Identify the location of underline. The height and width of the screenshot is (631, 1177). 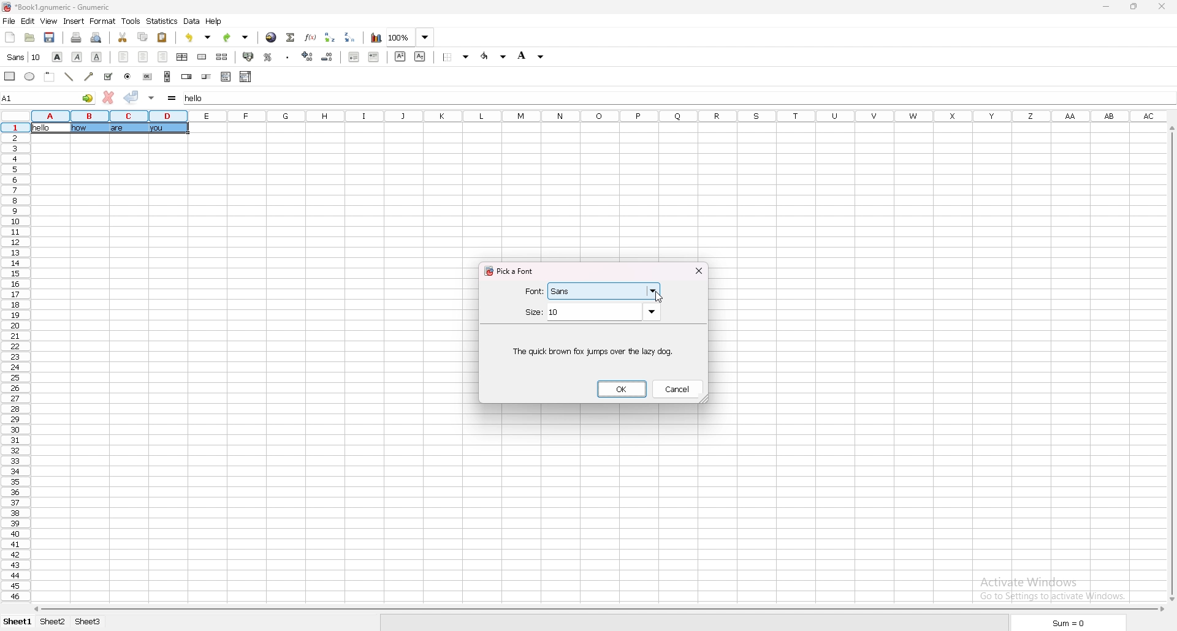
(96, 56).